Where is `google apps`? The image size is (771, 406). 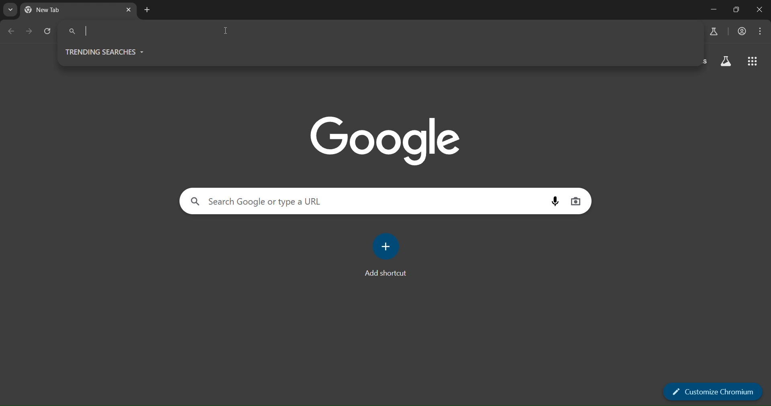 google apps is located at coordinates (751, 62).